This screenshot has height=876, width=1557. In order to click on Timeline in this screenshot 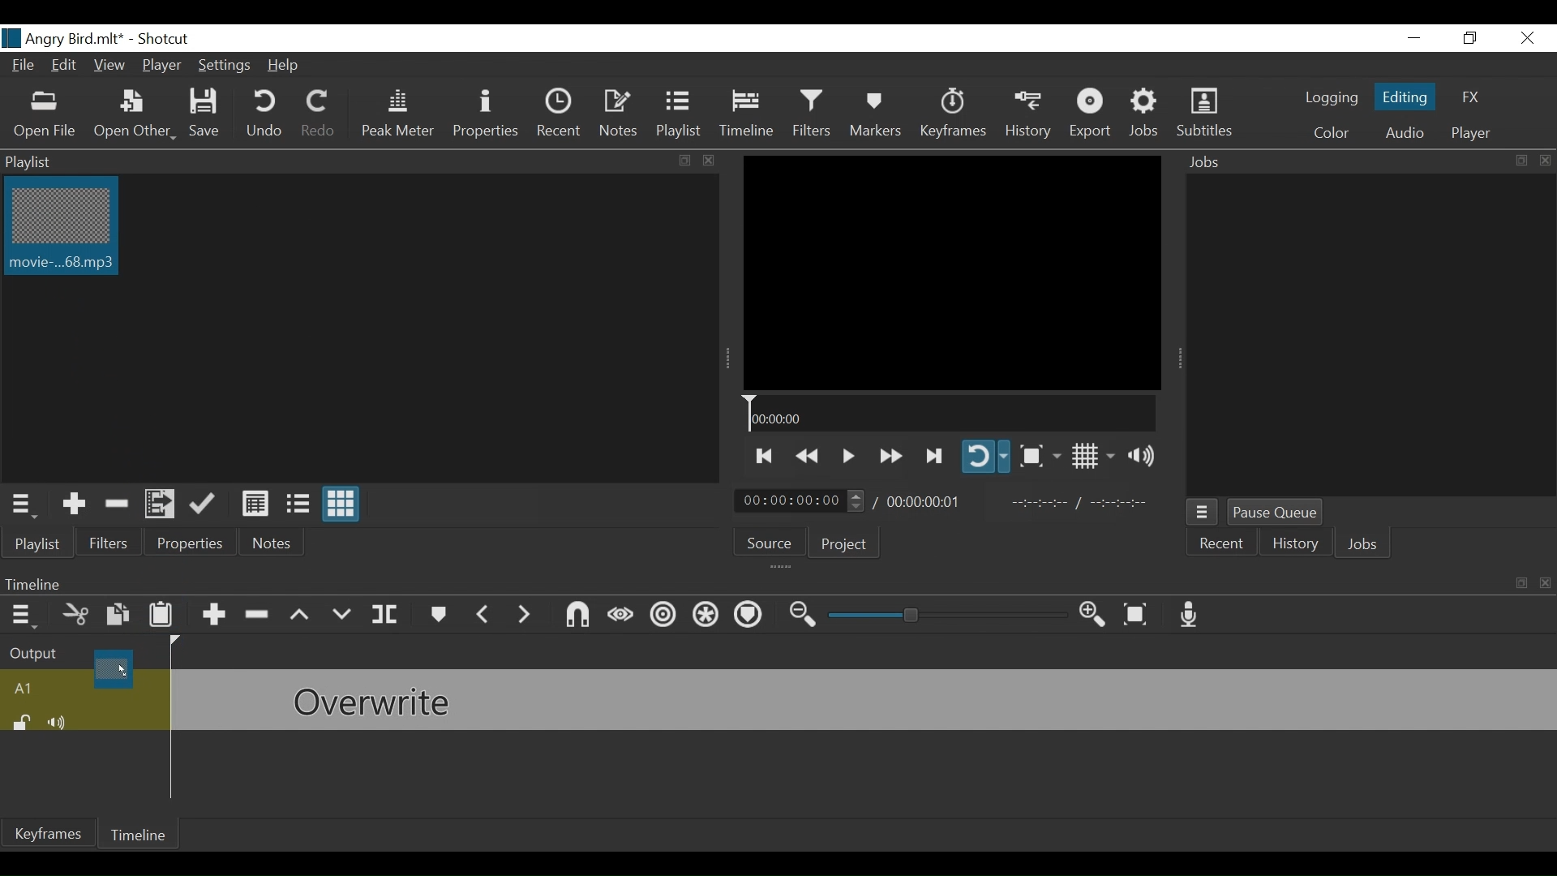, I will do `click(950, 414)`.